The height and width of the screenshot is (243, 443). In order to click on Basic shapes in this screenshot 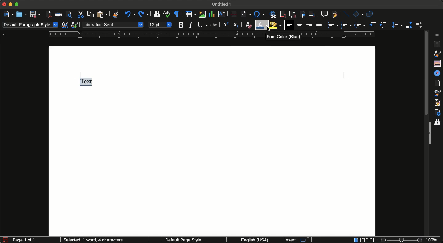, I will do `click(358, 14)`.